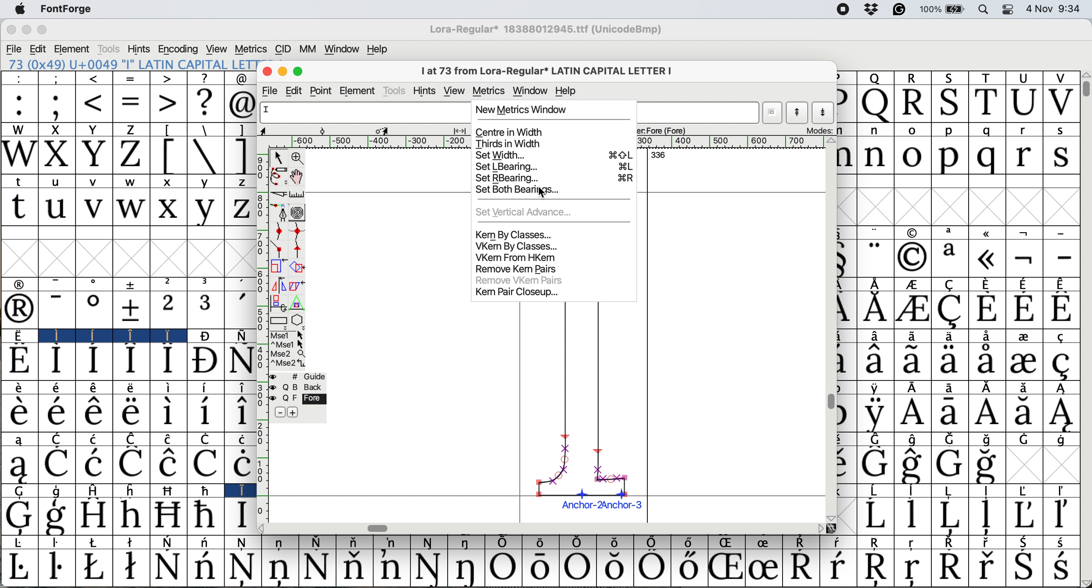 This screenshot has width=1092, height=588. Describe the element at coordinates (56, 412) in the screenshot. I see `Symbol` at that location.